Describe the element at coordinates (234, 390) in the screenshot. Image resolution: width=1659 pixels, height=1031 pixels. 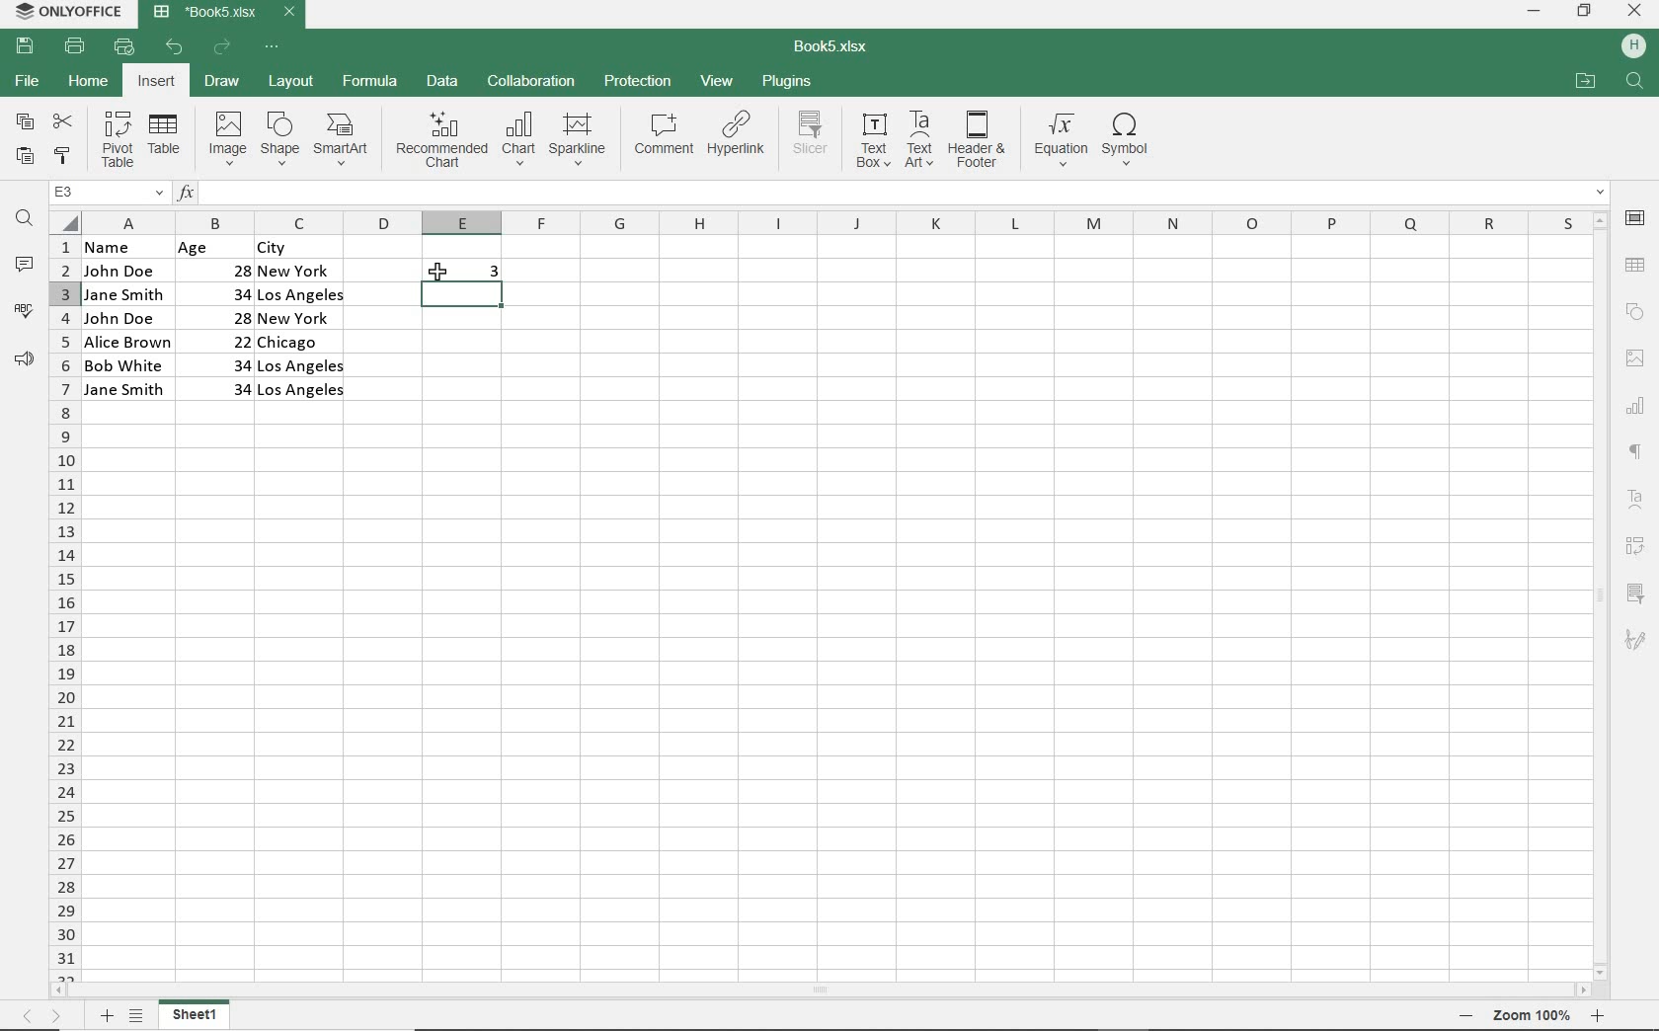
I see `34` at that location.